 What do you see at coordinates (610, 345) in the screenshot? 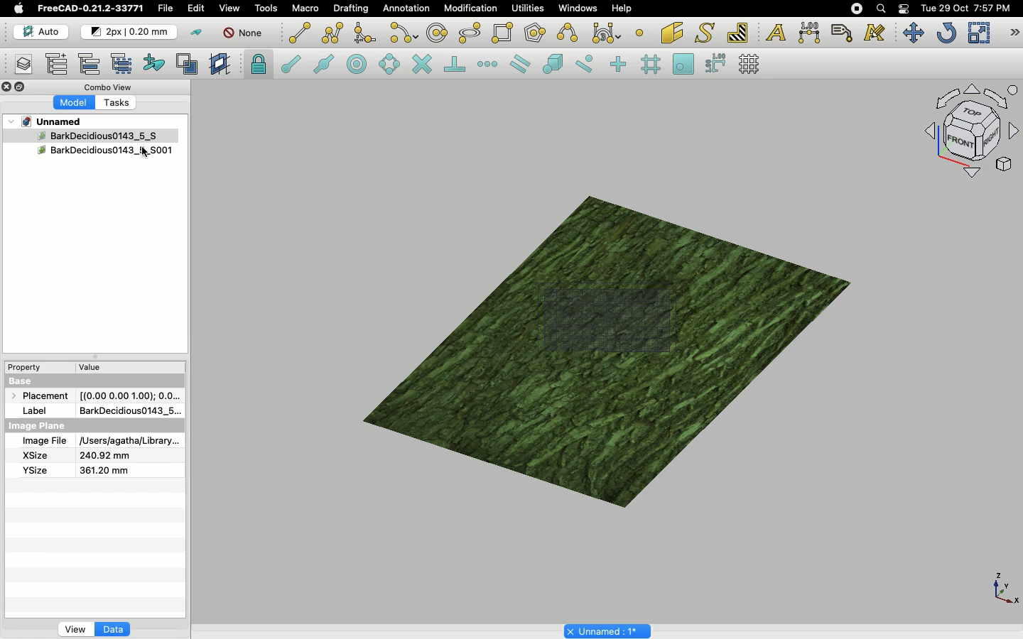
I see `Object selected` at bounding box center [610, 345].